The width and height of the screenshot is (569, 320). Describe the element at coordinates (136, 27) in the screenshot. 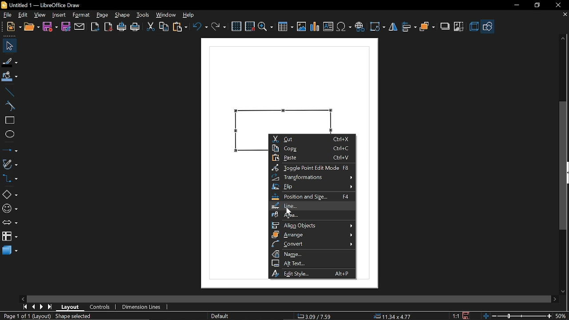

I see `Print` at that location.